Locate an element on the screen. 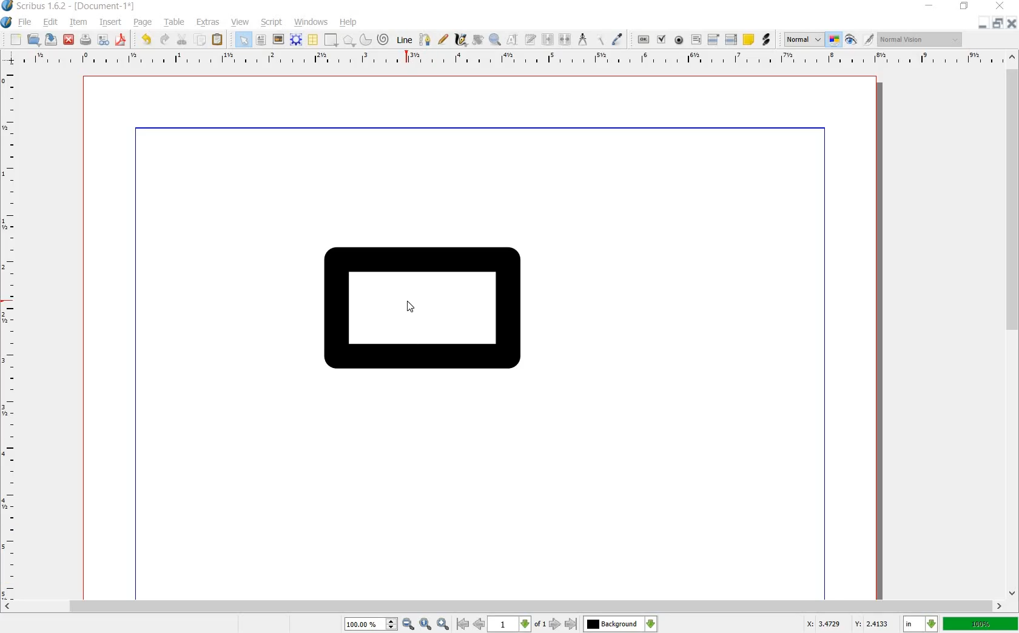 This screenshot has height=633, width=1019. redo is located at coordinates (164, 40).